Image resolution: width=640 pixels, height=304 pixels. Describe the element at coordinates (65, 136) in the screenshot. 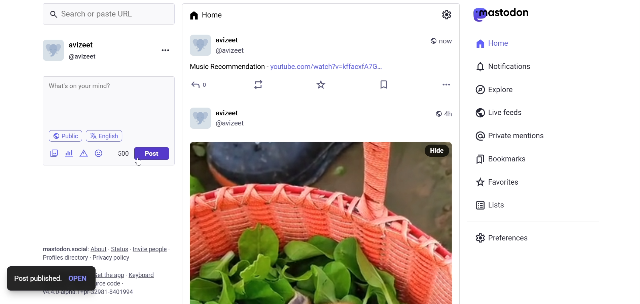

I see `Public` at that location.